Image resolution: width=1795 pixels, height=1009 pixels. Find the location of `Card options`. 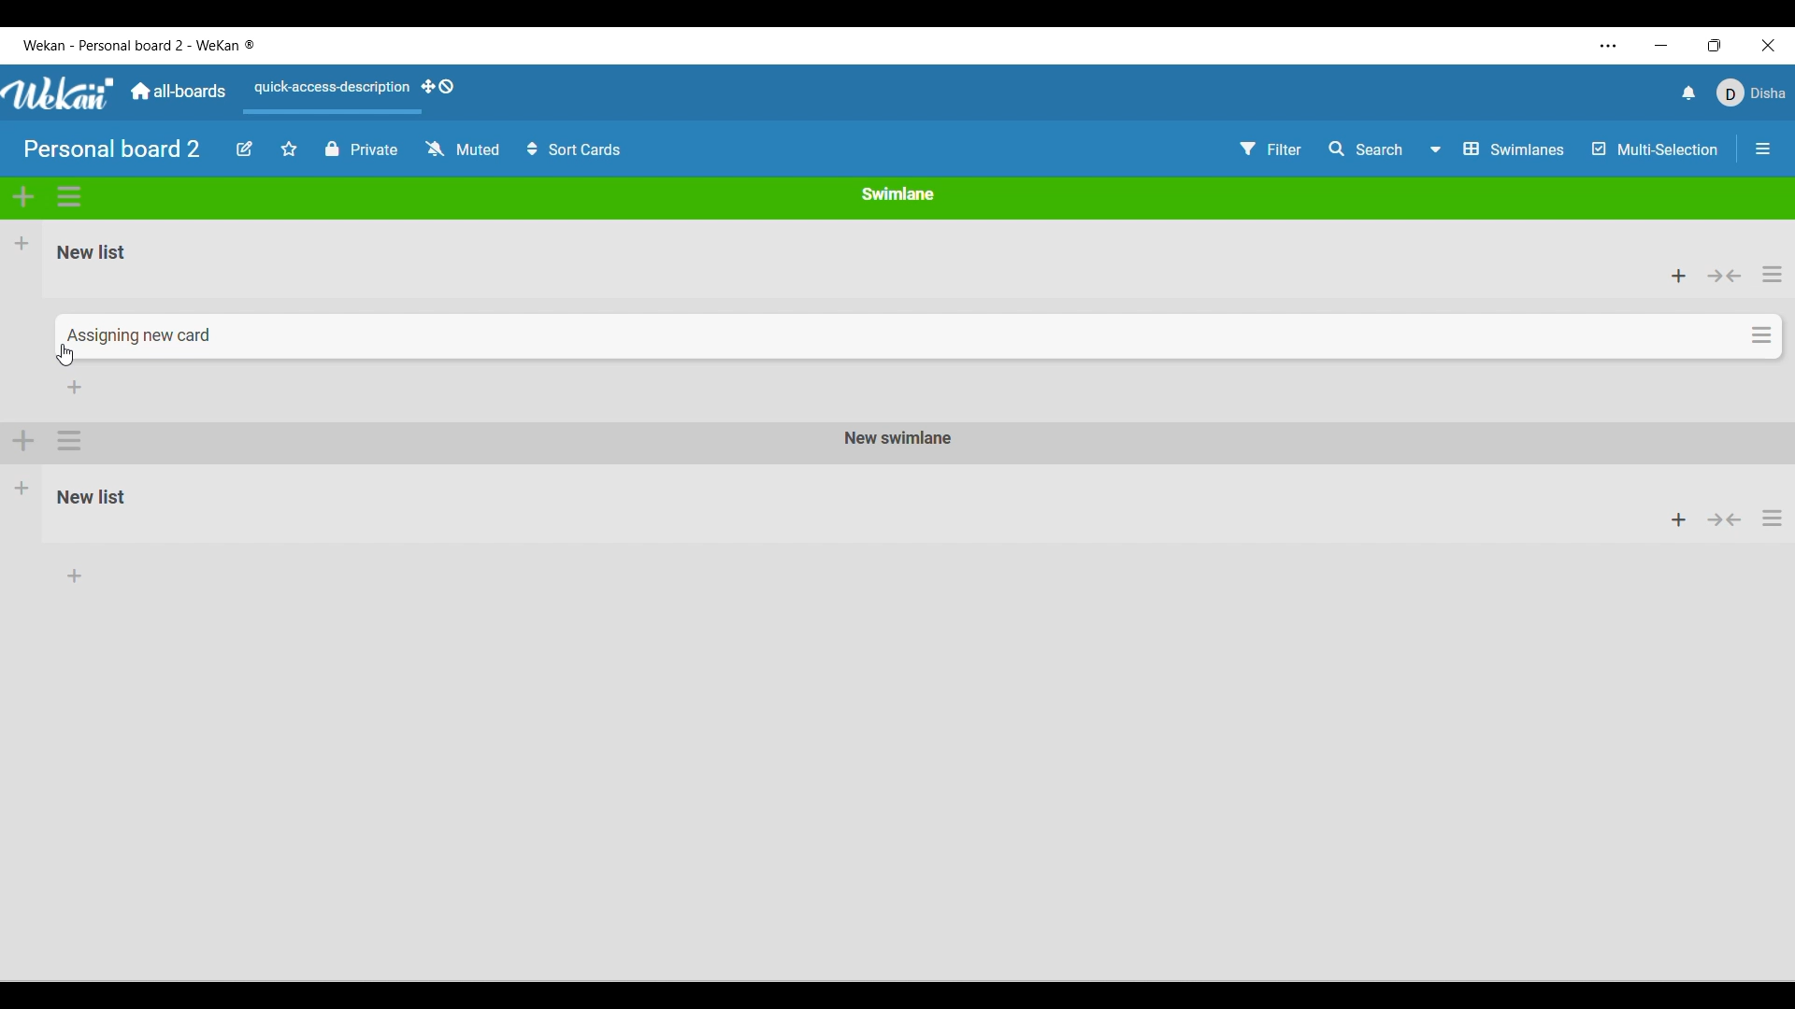

Card options is located at coordinates (1762, 335).